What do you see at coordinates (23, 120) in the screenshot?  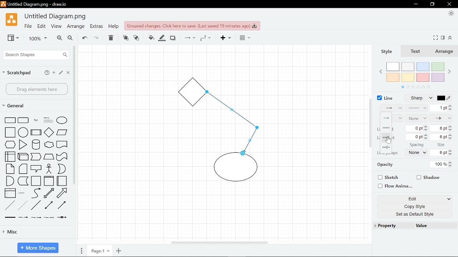 I see `shape` at bounding box center [23, 120].